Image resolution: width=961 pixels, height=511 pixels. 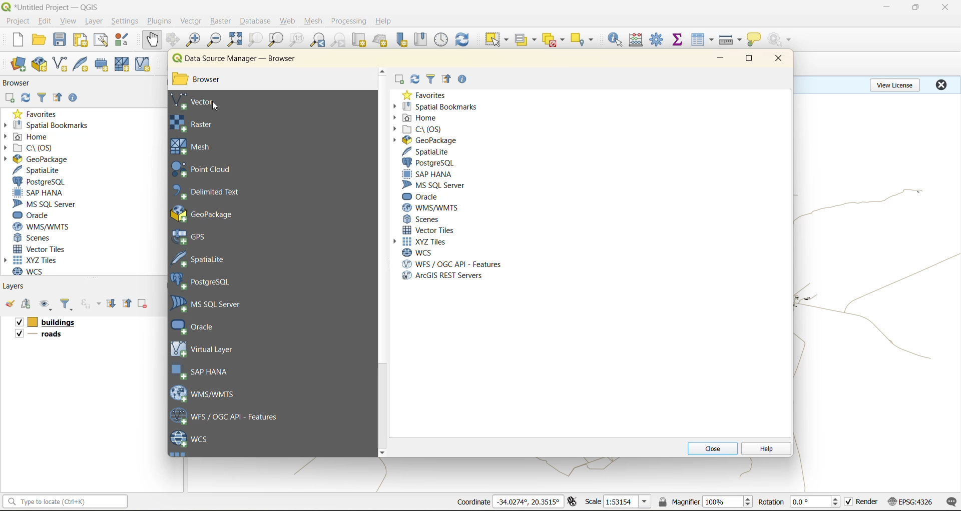 I want to click on refresh, so click(x=462, y=41).